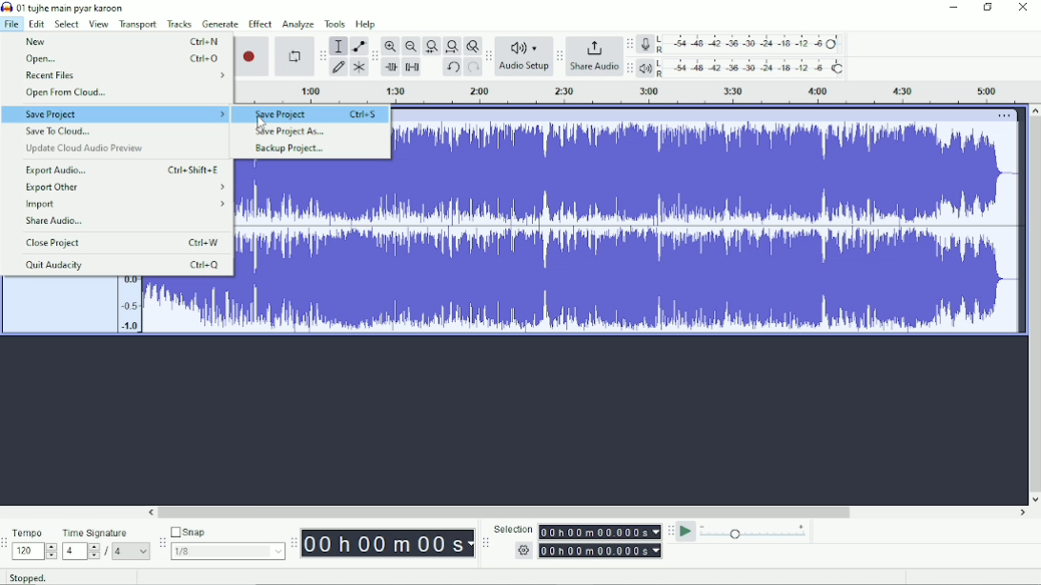  Describe the element at coordinates (35, 544) in the screenshot. I see `Tempo` at that location.